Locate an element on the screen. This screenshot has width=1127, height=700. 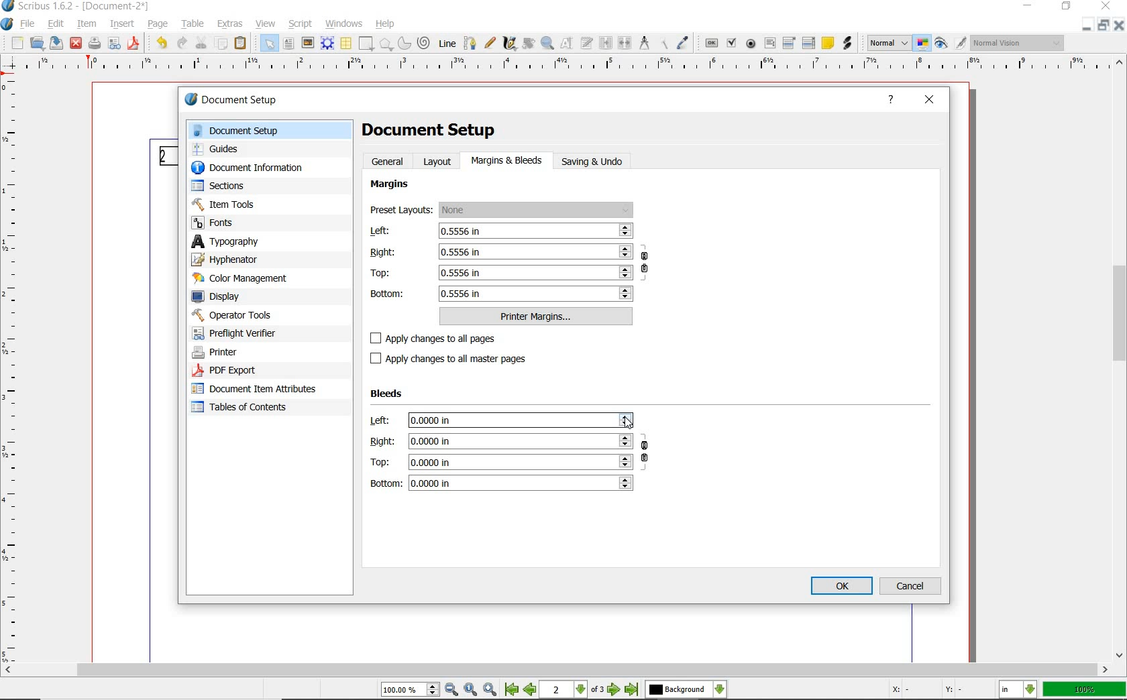
preset layouts is located at coordinates (502, 211).